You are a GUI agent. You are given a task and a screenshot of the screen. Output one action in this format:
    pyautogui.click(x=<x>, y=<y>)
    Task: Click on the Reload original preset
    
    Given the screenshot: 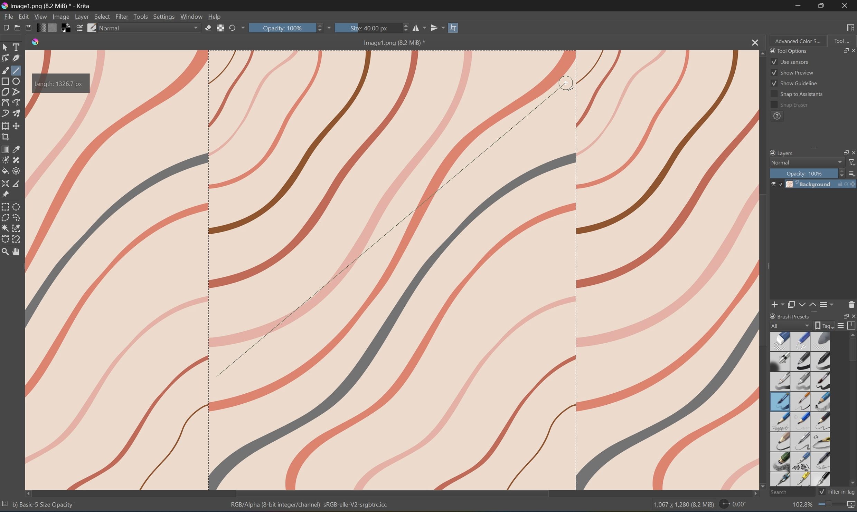 What is the action you would take?
    pyautogui.click(x=232, y=28)
    